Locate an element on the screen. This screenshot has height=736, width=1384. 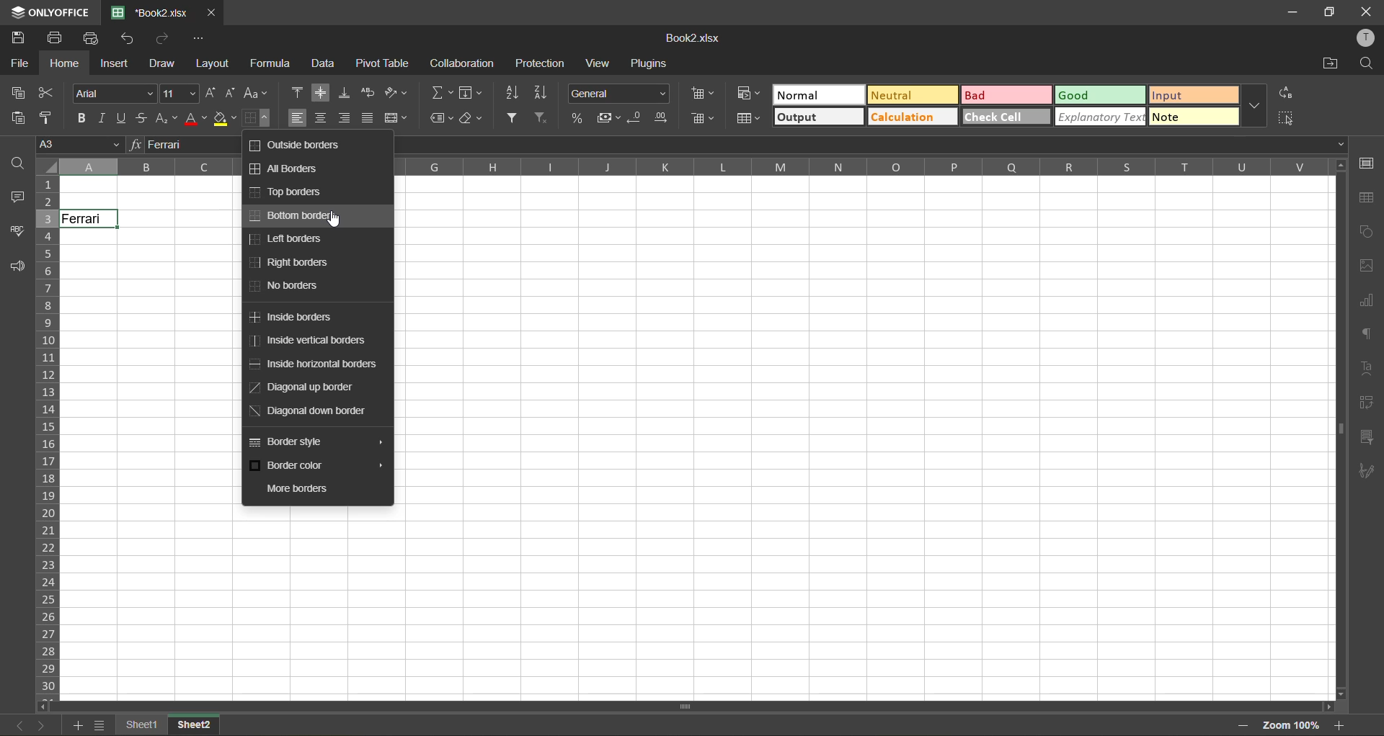
bottom borders is located at coordinates (301, 215).